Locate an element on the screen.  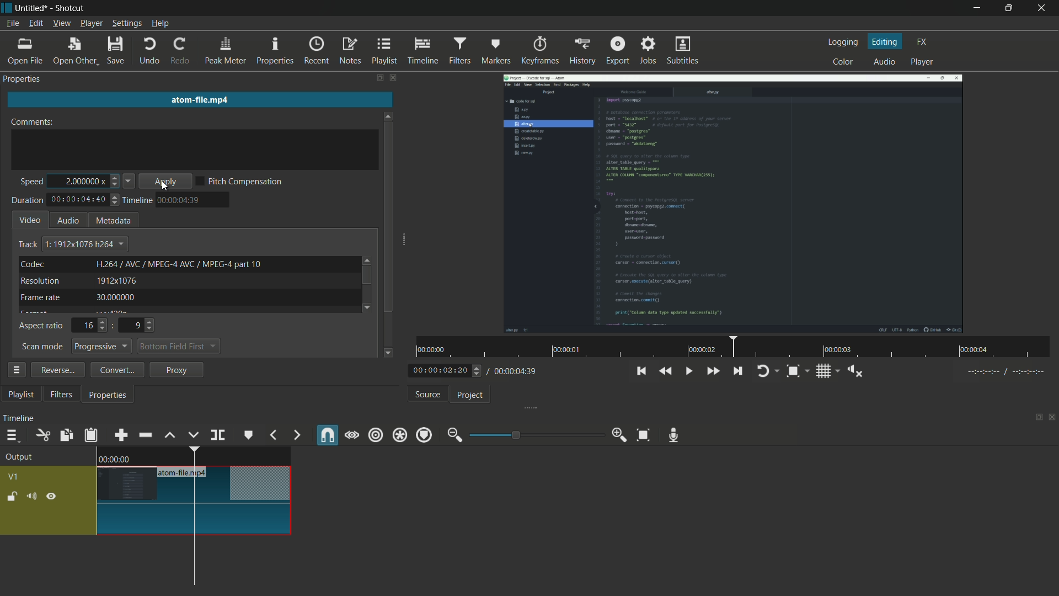
scrub while dragging is located at coordinates (351, 436).